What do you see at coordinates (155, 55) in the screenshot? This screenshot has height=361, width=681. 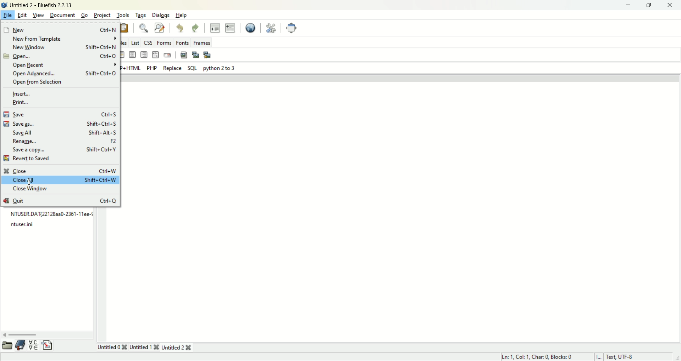 I see `HTML comment` at bounding box center [155, 55].